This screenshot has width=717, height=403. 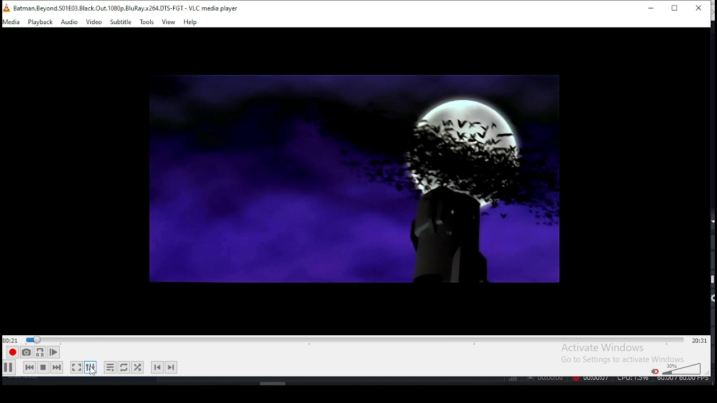 I want to click on subtitle, so click(x=121, y=22).